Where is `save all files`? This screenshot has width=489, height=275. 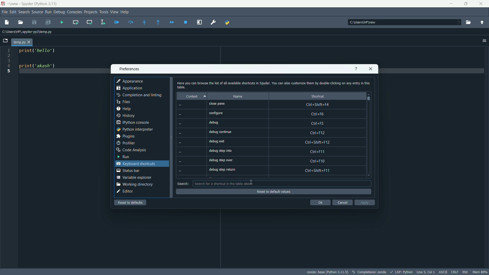 save all files is located at coordinates (48, 22).